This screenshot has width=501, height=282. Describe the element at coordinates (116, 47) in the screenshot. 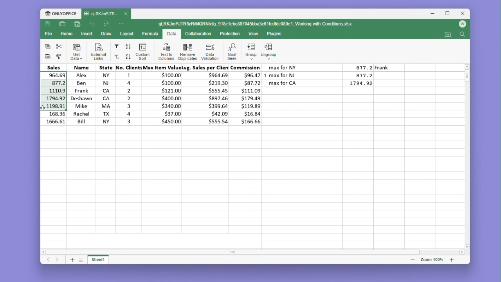

I see `Filter` at that location.